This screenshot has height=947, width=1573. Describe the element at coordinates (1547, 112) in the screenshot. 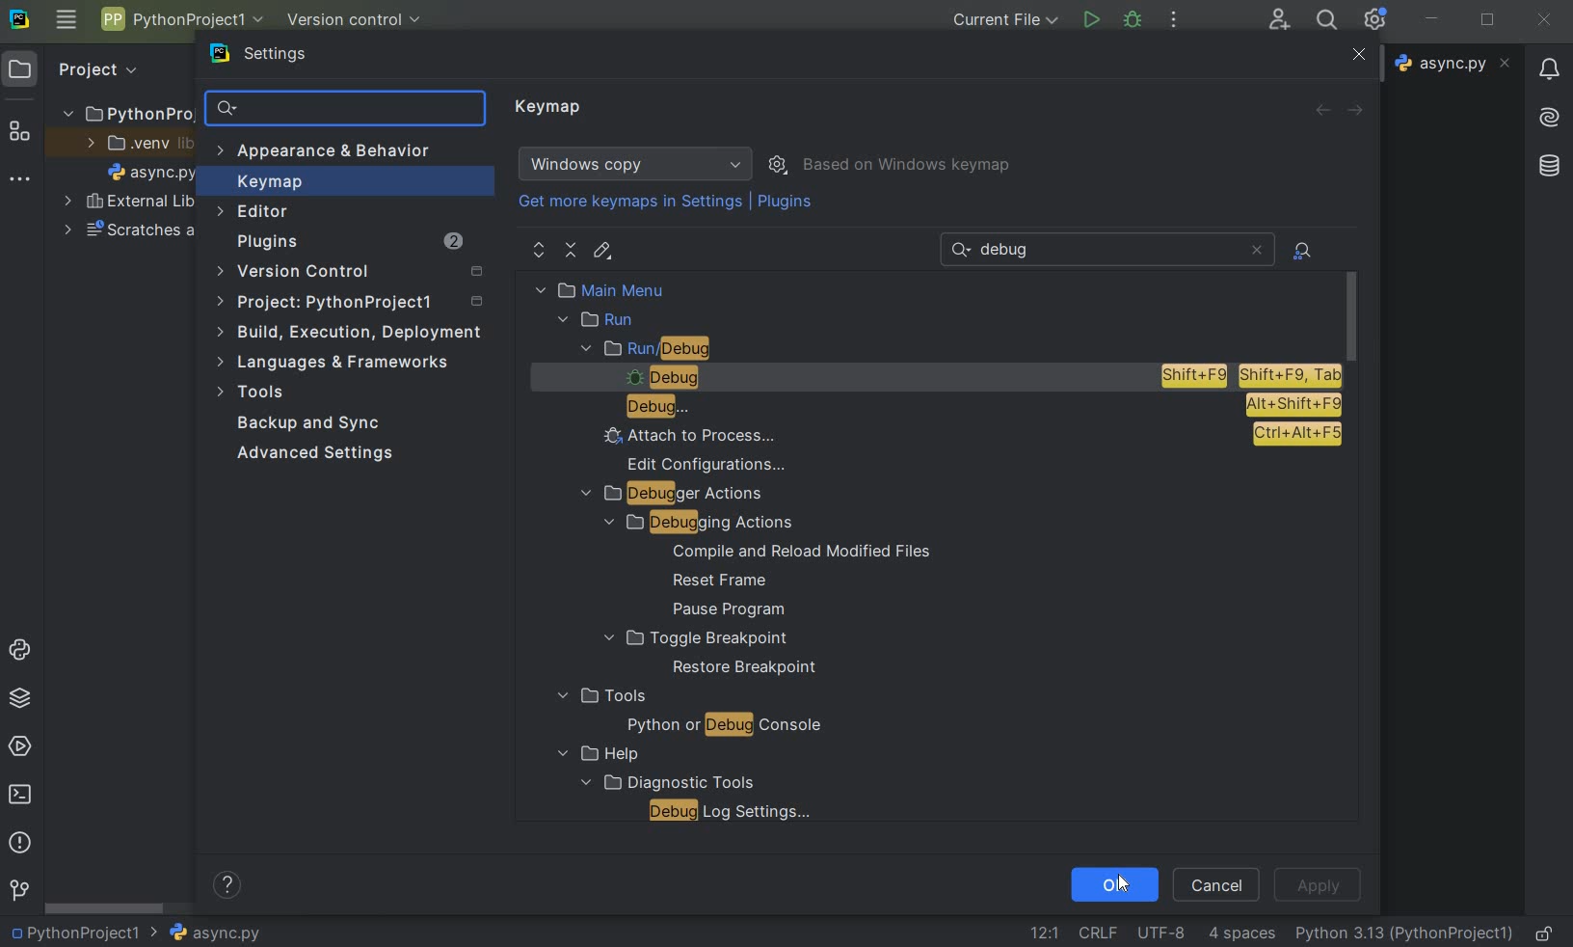

I see `AI asistant` at that location.